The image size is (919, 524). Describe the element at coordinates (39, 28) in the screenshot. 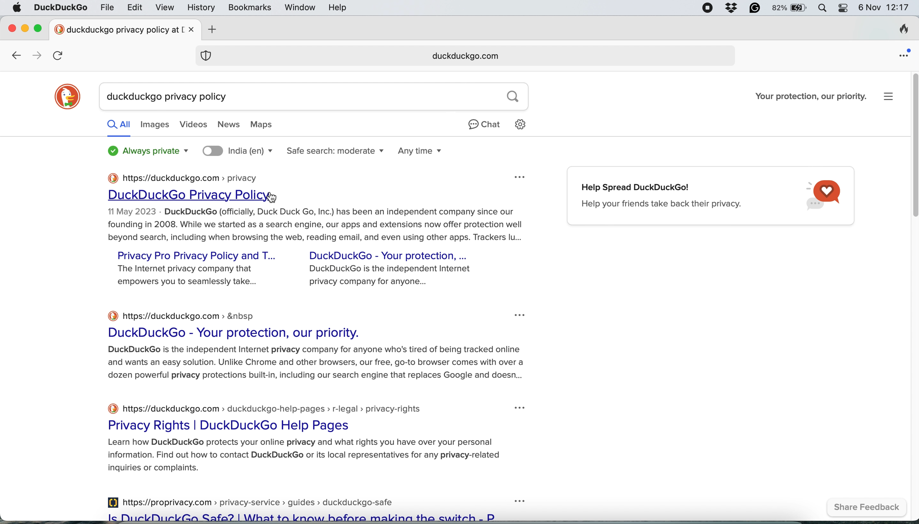

I see `maximise` at that location.